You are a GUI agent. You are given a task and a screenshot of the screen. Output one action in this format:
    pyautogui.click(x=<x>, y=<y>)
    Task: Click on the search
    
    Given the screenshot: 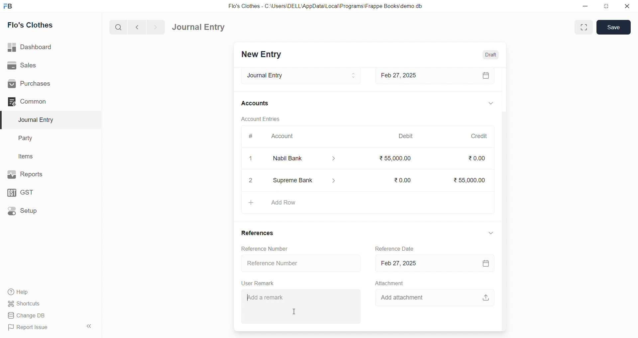 What is the action you would take?
    pyautogui.click(x=117, y=28)
    